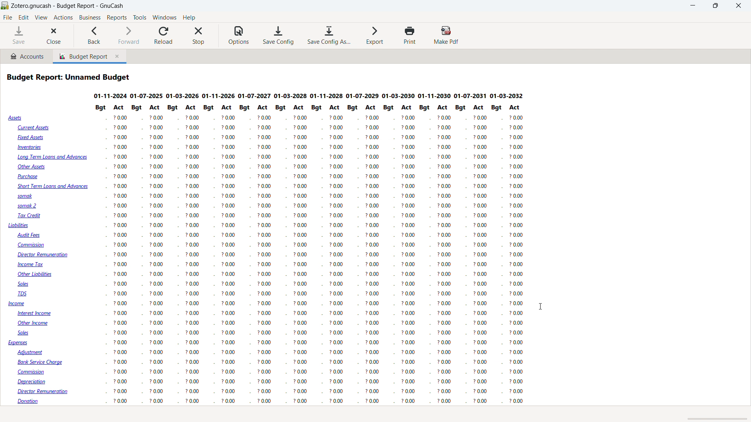 This screenshot has width=751, height=422. I want to click on columns added, so click(426, 253).